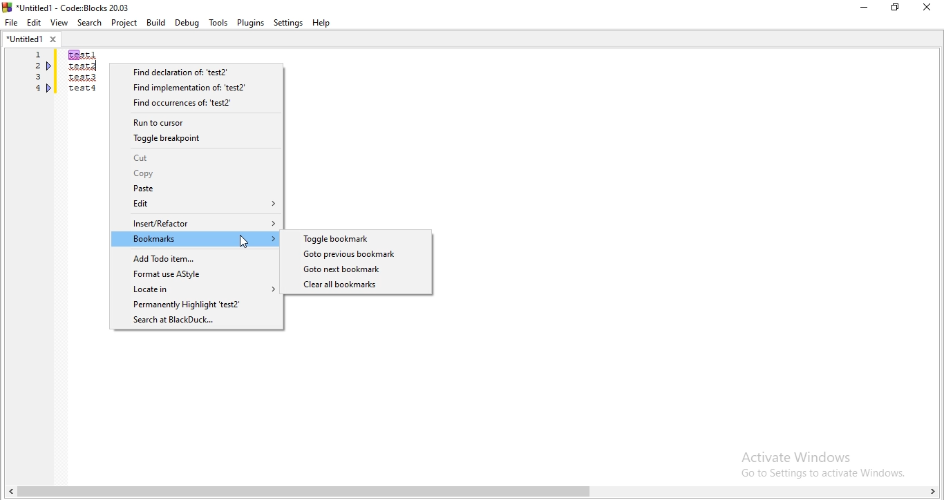  I want to click on Plugins , so click(250, 22).